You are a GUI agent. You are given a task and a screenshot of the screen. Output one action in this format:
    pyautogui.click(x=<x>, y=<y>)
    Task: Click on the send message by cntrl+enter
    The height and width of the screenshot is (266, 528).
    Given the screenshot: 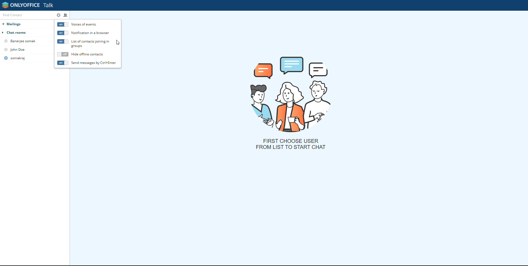 What is the action you would take?
    pyautogui.click(x=62, y=63)
    